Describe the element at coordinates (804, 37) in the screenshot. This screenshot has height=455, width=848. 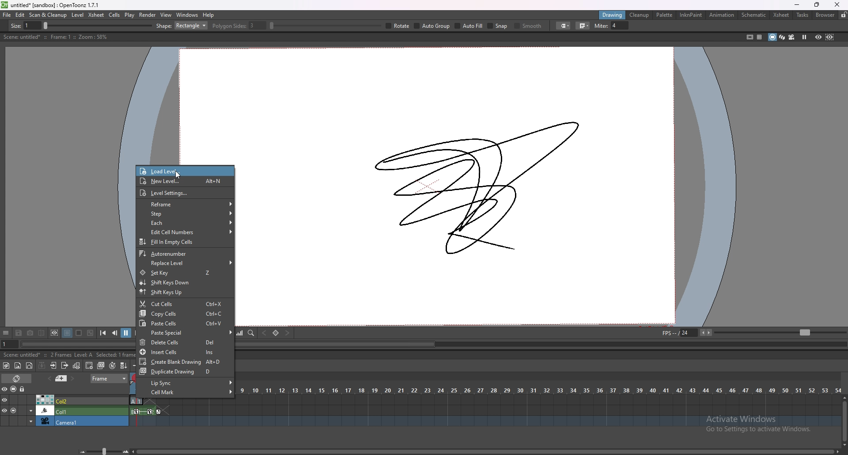
I see `freeze` at that location.